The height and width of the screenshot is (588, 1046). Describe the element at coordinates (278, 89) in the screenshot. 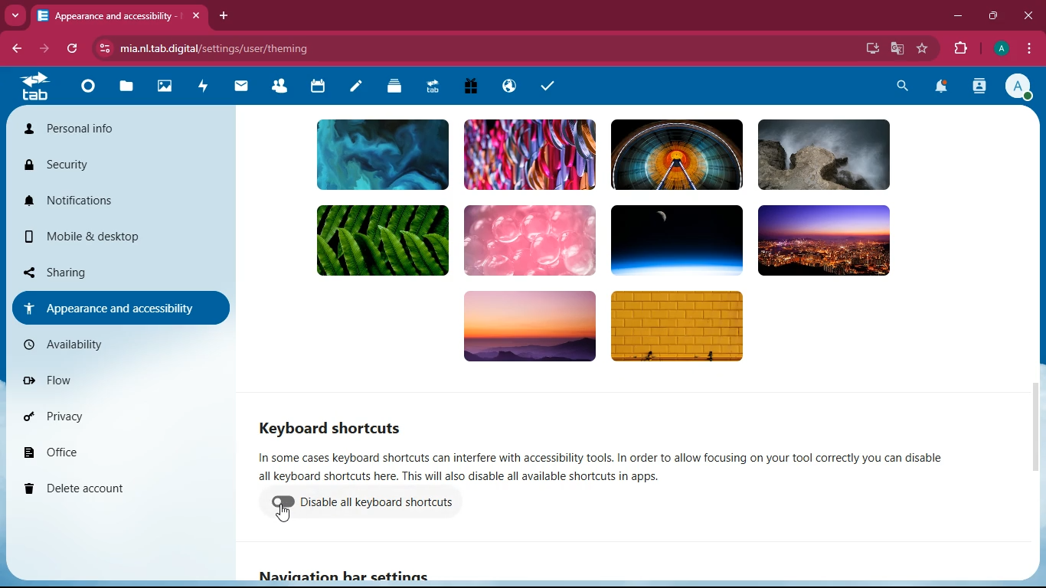

I see `friends` at that location.